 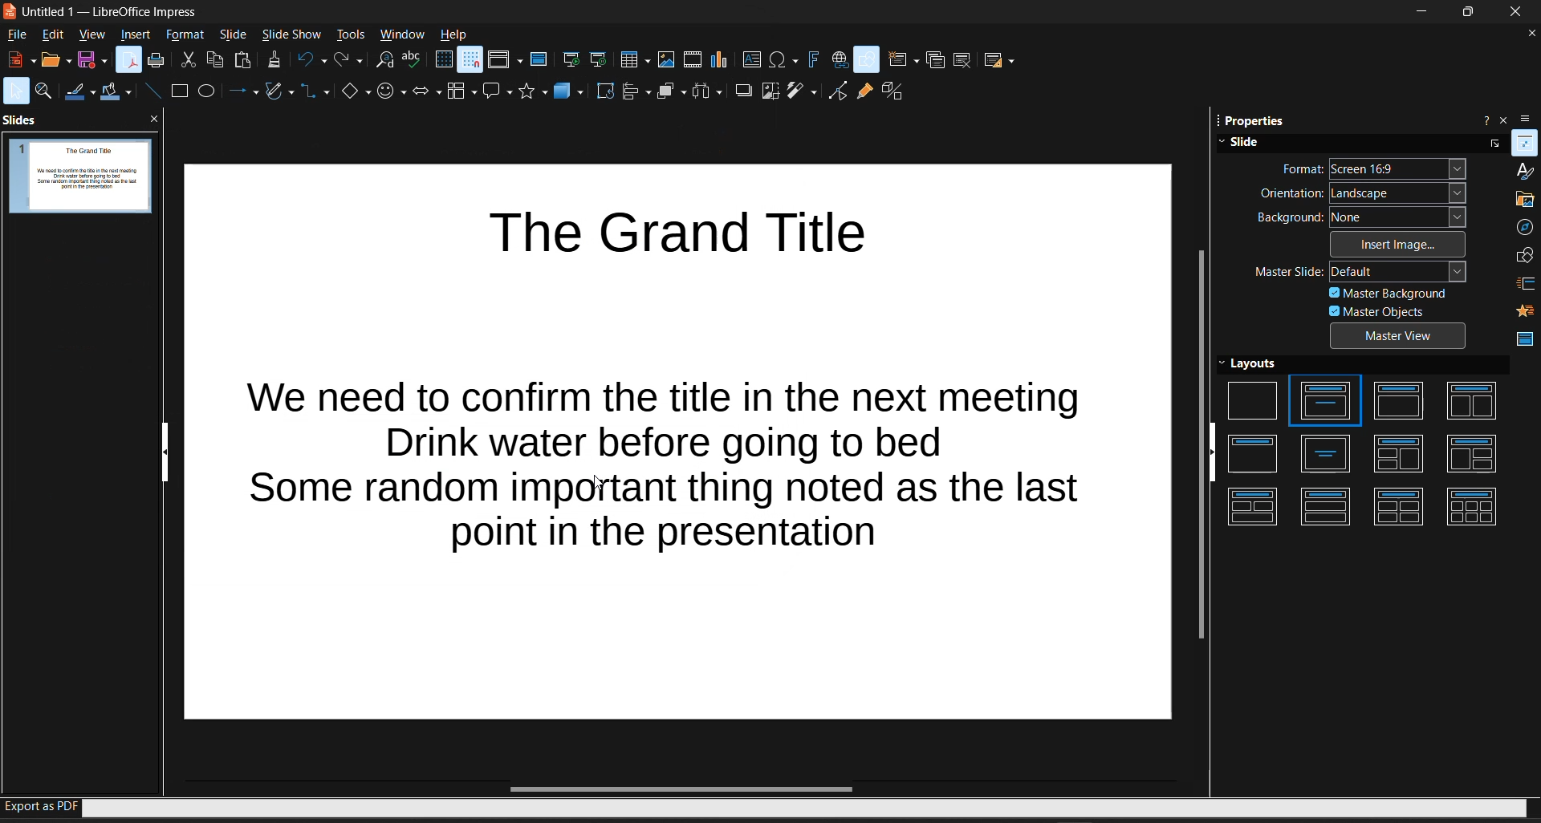 What do you see at coordinates (1484, 120) in the screenshot?
I see `help about sidebar deck` at bounding box center [1484, 120].